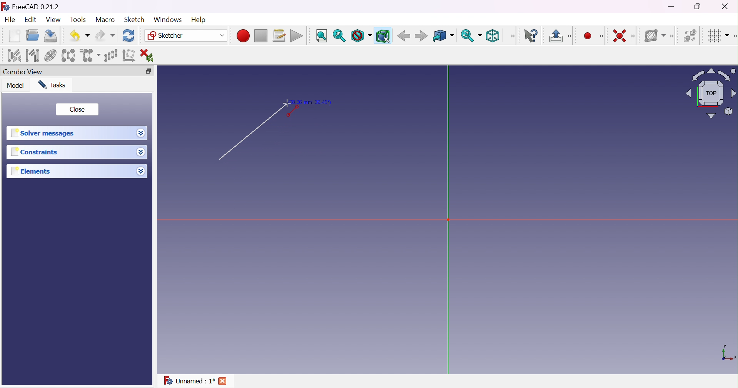 This screenshot has width=738, height=388. What do you see at coordinates (225, 381) in the screenshot?
I see `Close` at bounding box center [225, 381].